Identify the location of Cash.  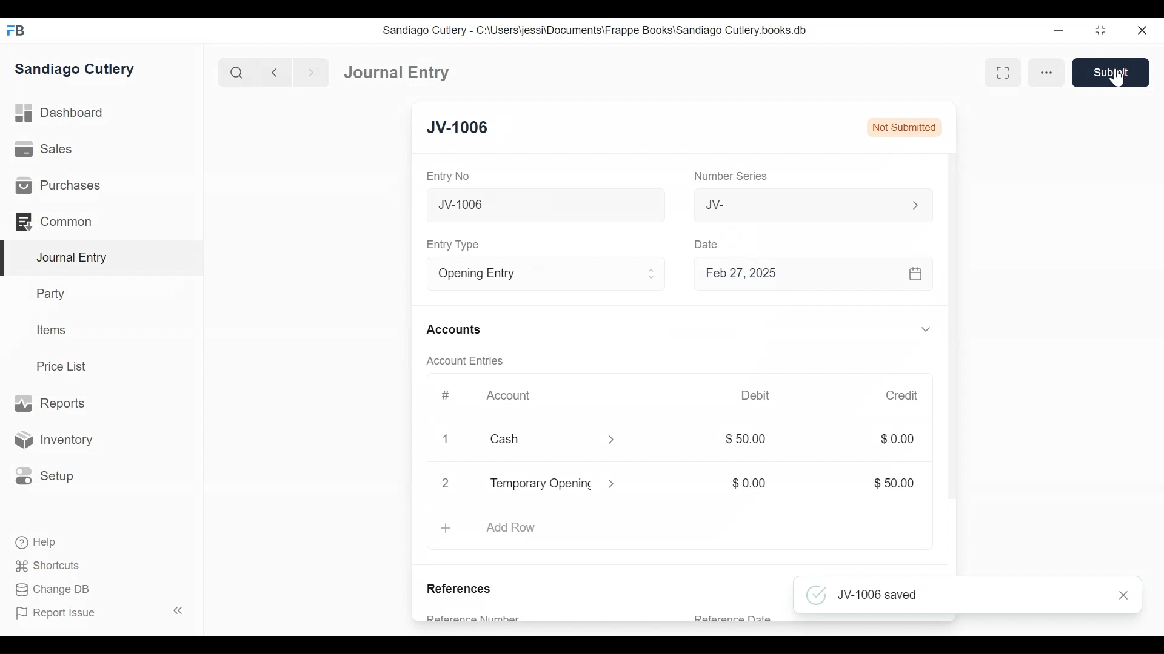
(538, 439).